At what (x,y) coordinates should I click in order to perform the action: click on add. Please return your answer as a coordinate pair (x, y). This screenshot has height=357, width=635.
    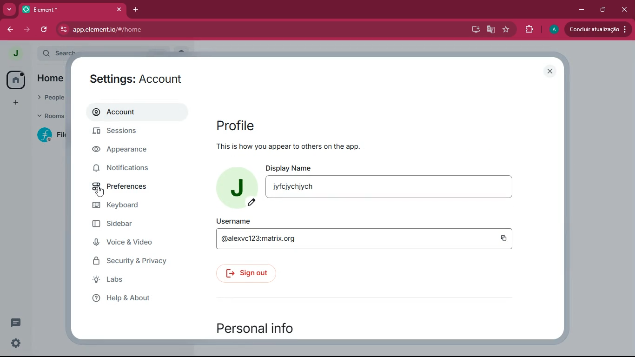
    Looking at the image, I should click on (16, 103).